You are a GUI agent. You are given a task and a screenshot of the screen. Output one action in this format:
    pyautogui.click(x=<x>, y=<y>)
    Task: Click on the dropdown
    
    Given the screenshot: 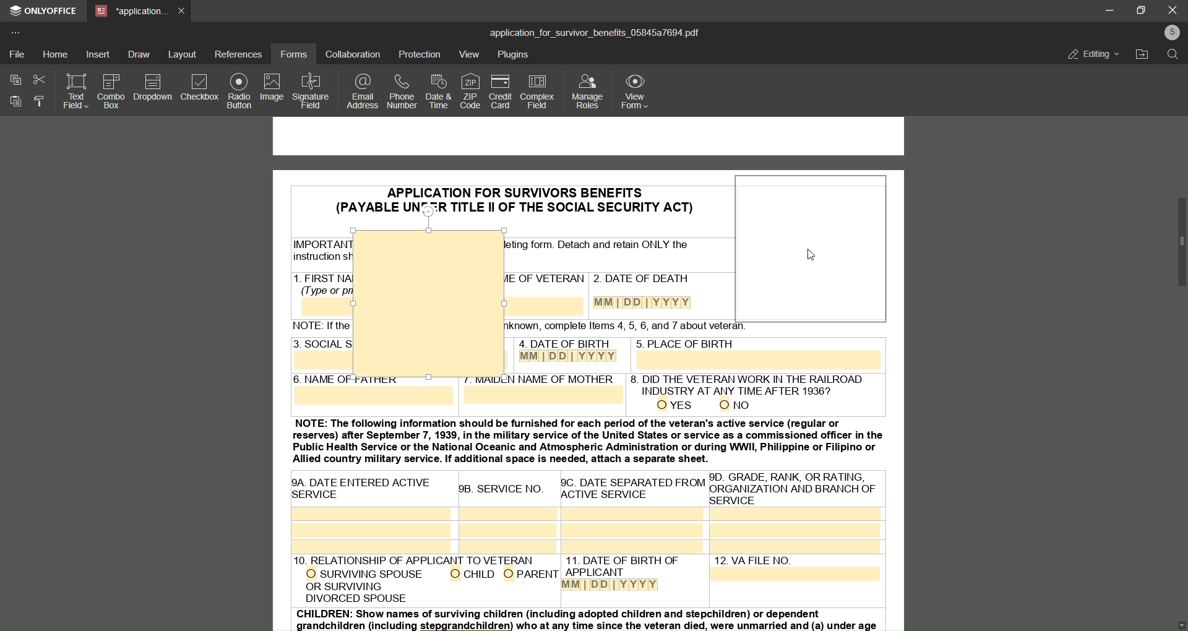 What is the action you would take?
    pyautogui.click(x=154, y=88)
    